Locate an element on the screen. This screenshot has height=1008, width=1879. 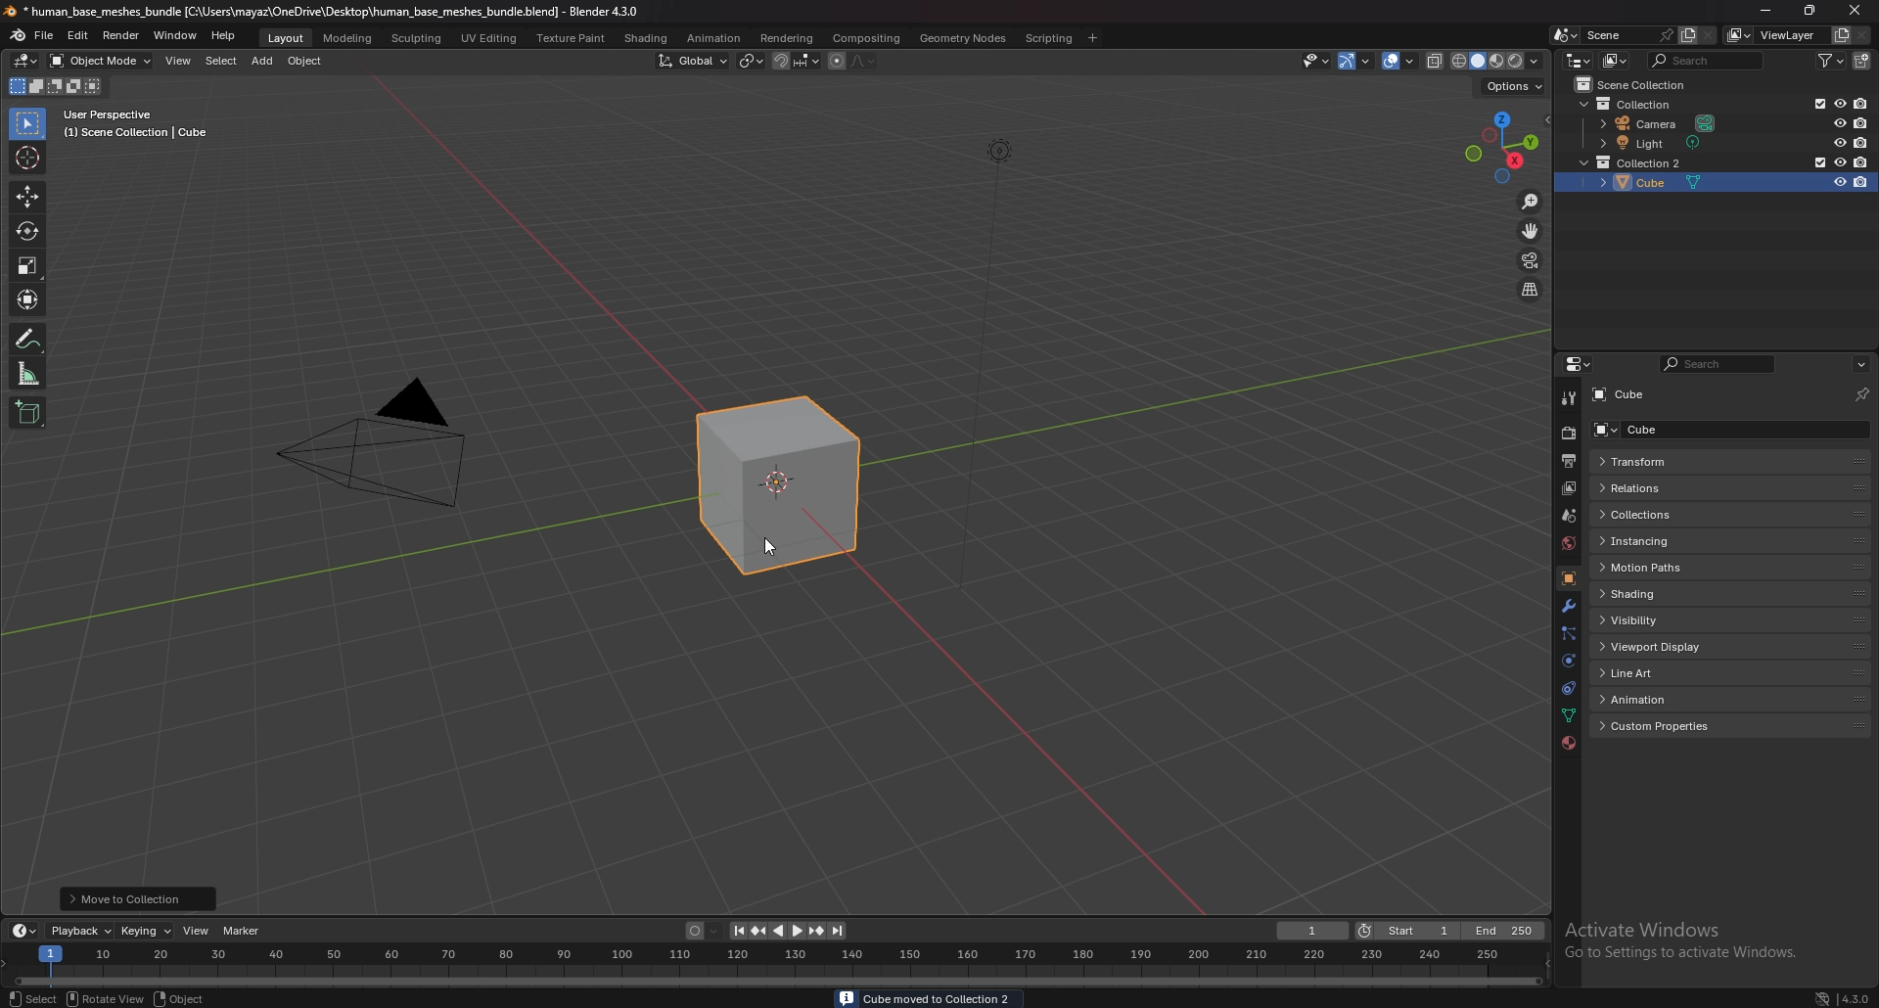
constraints is located at coordinates (1567, 689).